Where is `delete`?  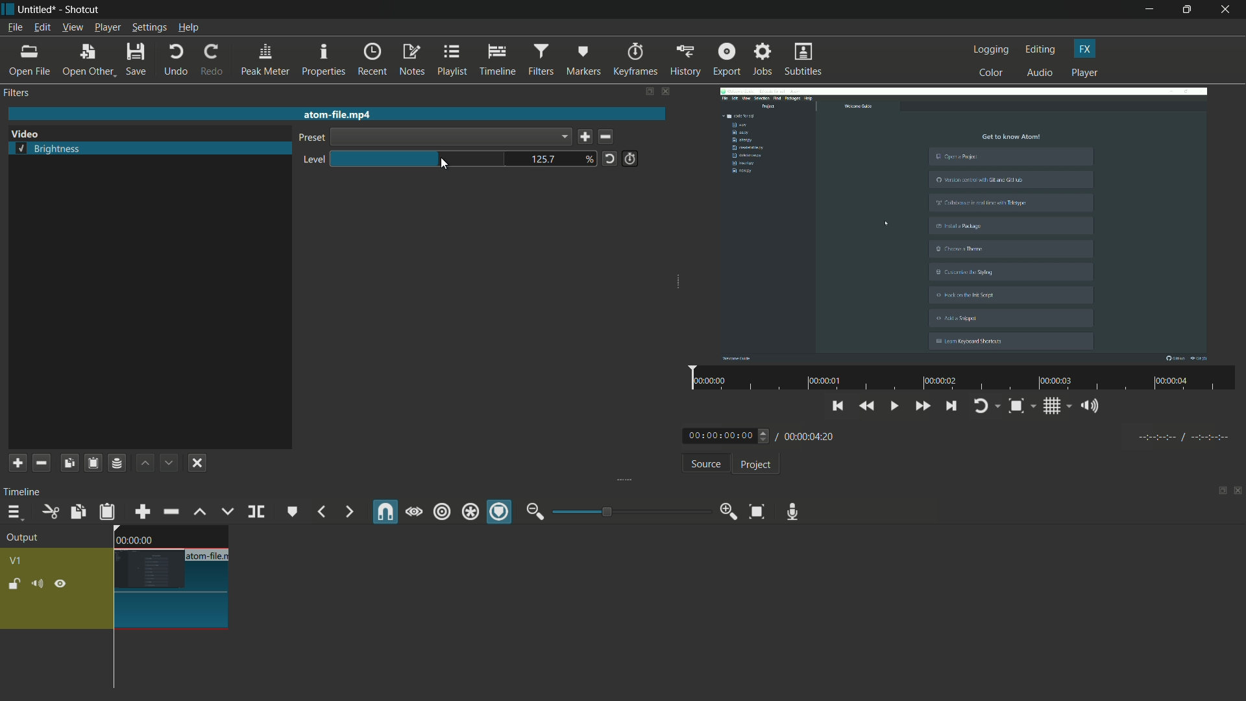
delete is located at coordinates (609, 138).